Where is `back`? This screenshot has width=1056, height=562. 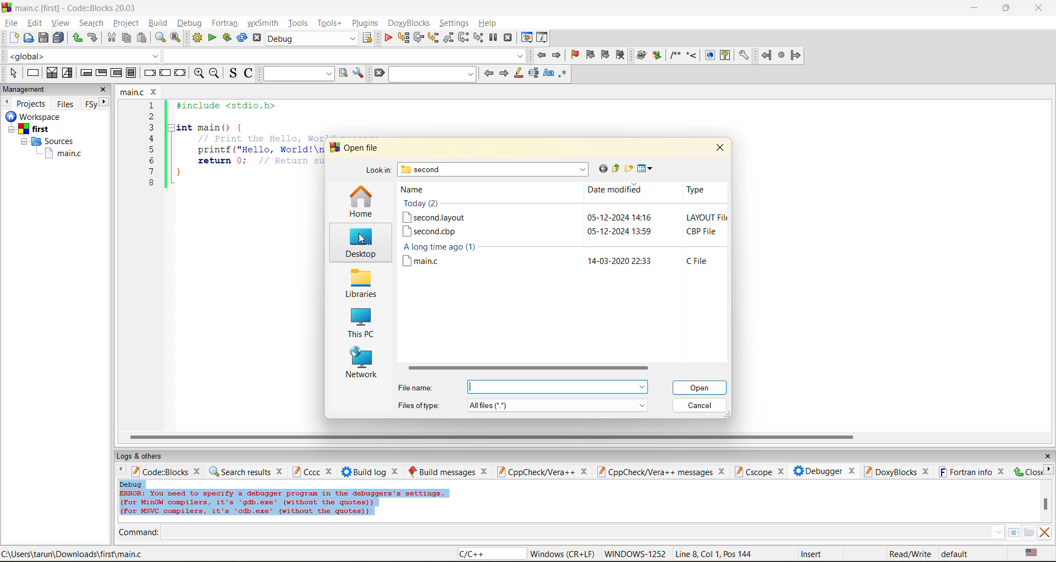
back is located at coordinates (767, 55).